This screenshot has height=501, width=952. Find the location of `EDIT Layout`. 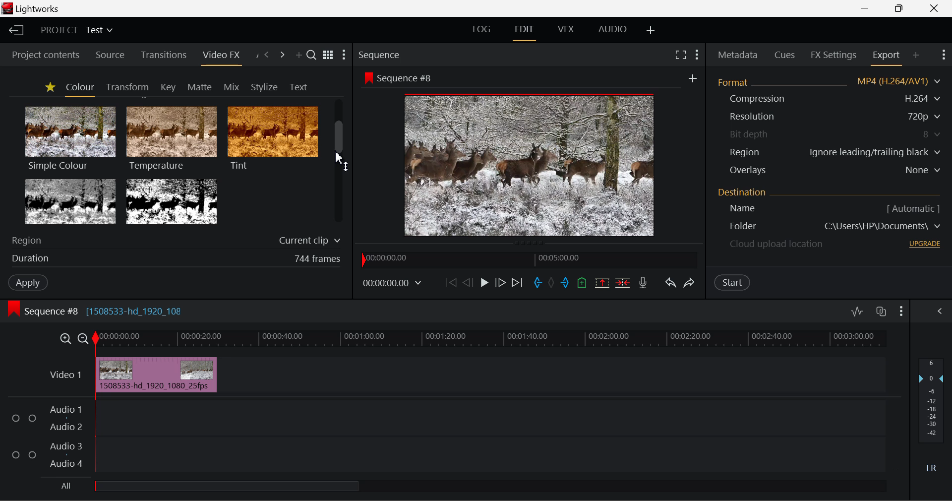

EDIT Layout is located at coordinates (524, 32).